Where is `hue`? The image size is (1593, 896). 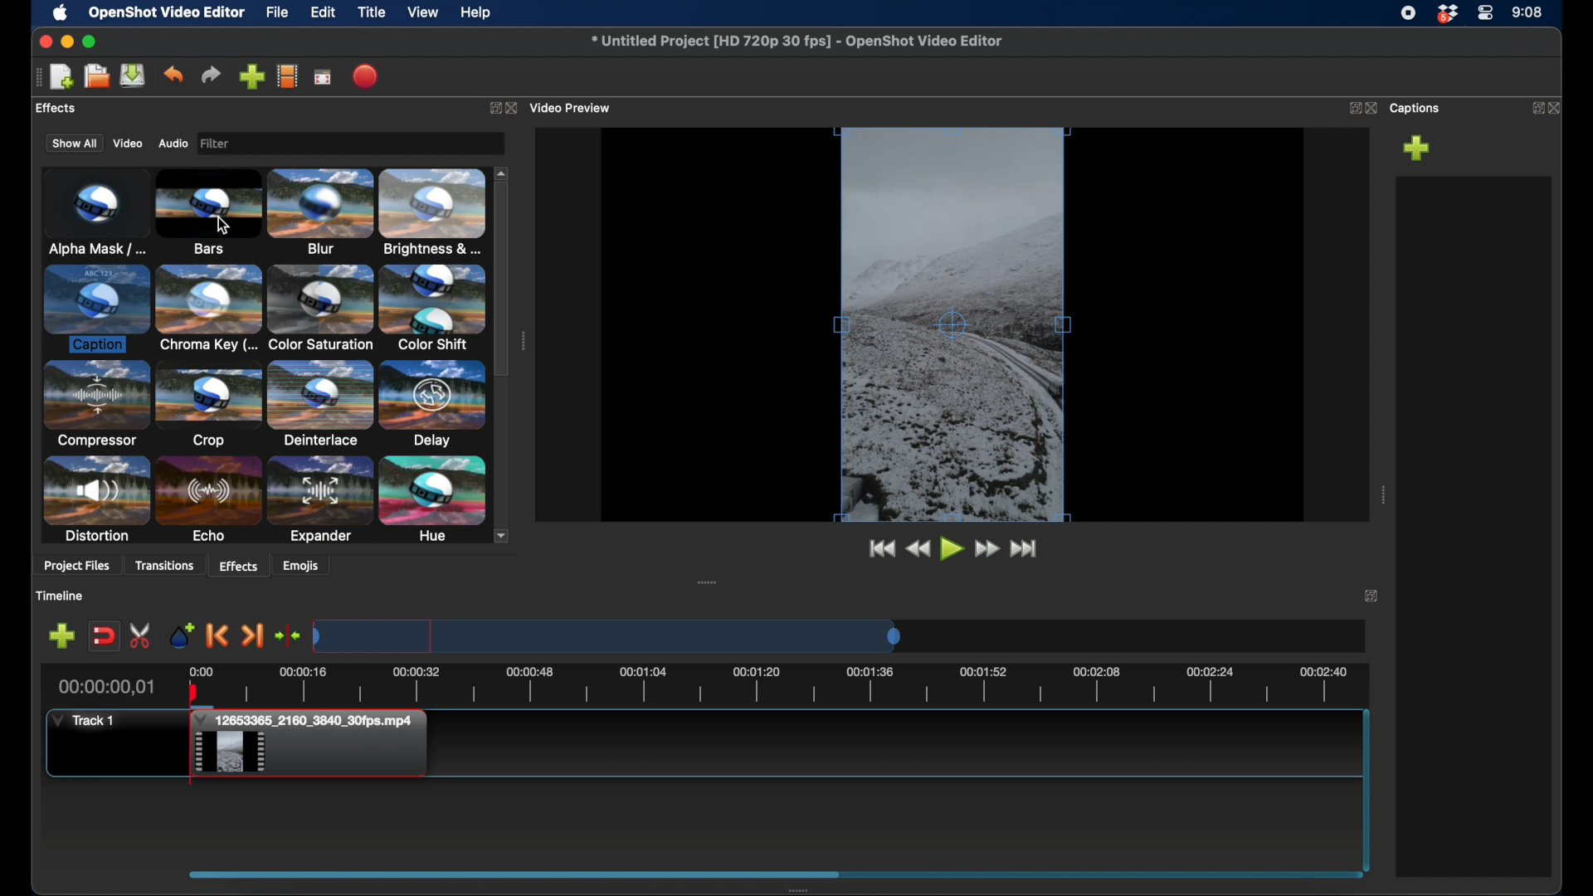
hue is located at coordinates (431, 499).